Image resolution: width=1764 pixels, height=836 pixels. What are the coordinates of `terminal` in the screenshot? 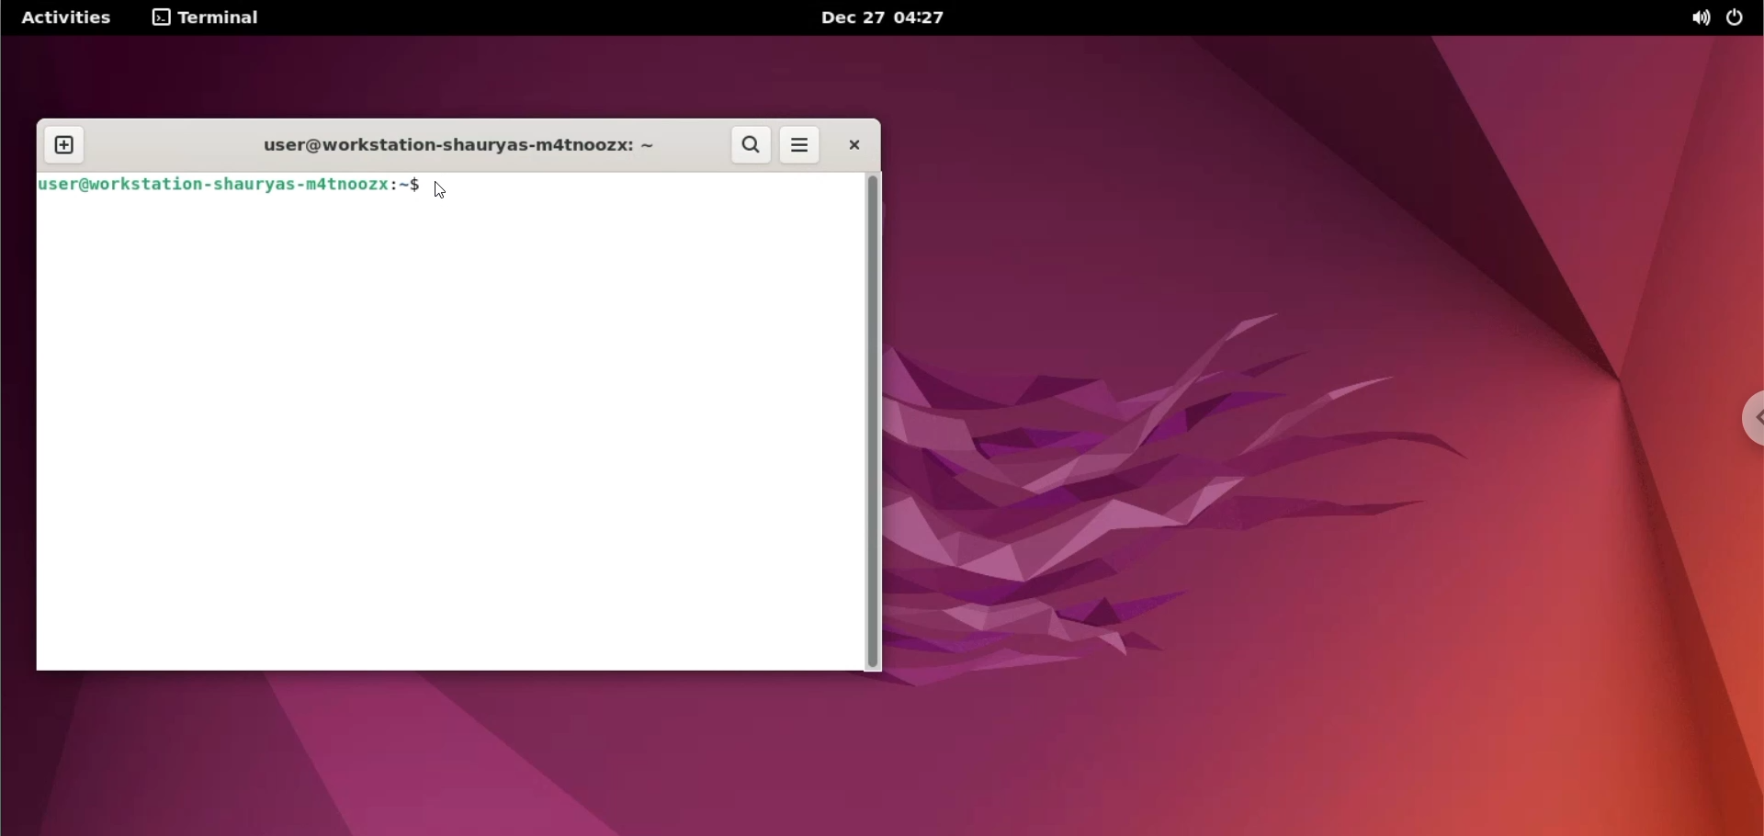 It's located at (207, 17).